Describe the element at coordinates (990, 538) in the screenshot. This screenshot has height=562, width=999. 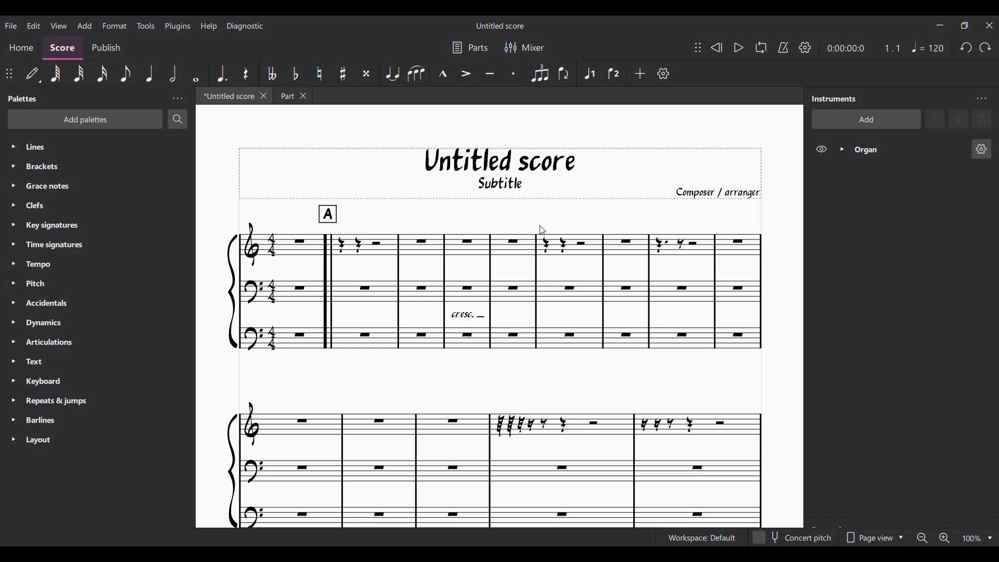
I see `Zoom options` at that location.